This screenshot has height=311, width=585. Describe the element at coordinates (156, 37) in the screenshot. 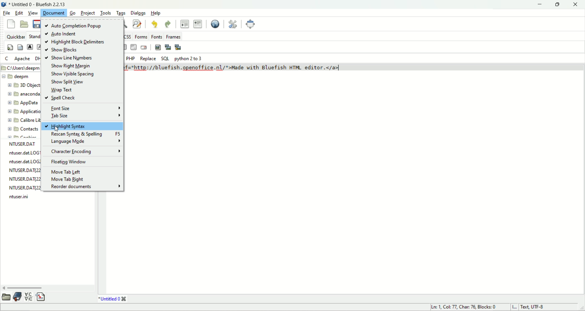

I see `fonts` at that location.